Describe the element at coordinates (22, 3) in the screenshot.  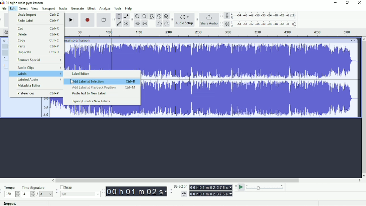
I see `Title` at that location.